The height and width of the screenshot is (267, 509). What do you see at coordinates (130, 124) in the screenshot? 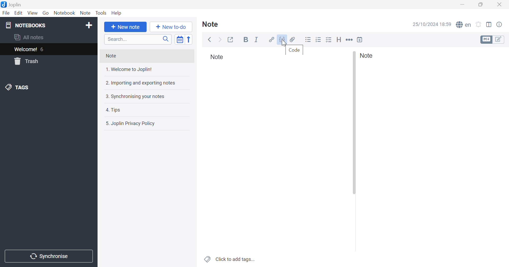
I see `5. Joplin Privacy Policy` at bounding box center [130, 124].